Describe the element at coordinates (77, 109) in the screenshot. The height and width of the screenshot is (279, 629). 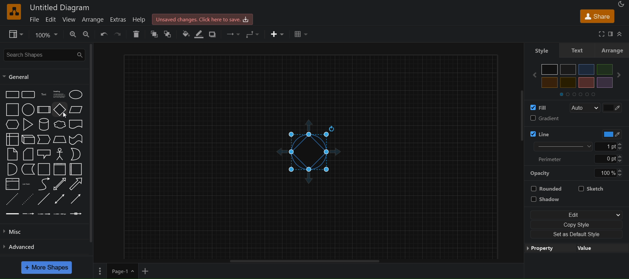
I see `parallelogram` at that location.